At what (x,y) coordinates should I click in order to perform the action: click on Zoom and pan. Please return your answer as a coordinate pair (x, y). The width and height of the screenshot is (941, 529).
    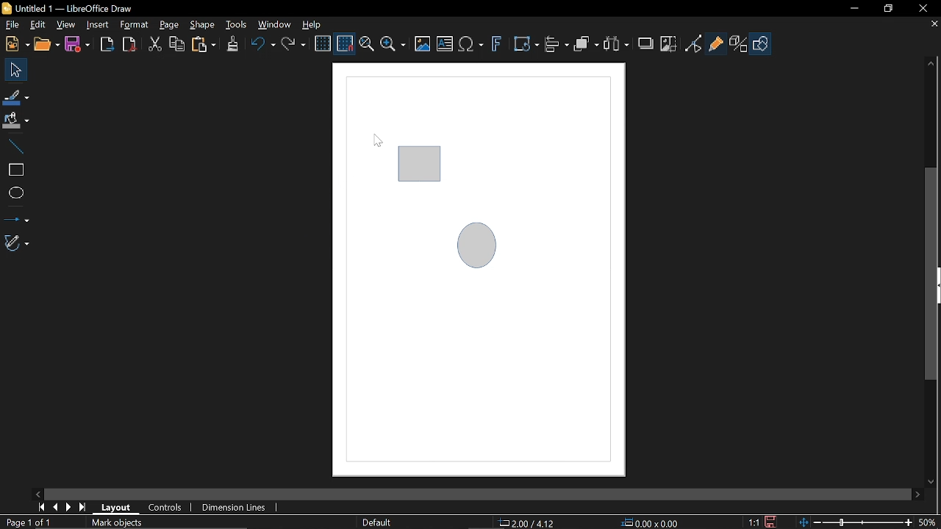
    Looking at the image, I should click on (366, 44).